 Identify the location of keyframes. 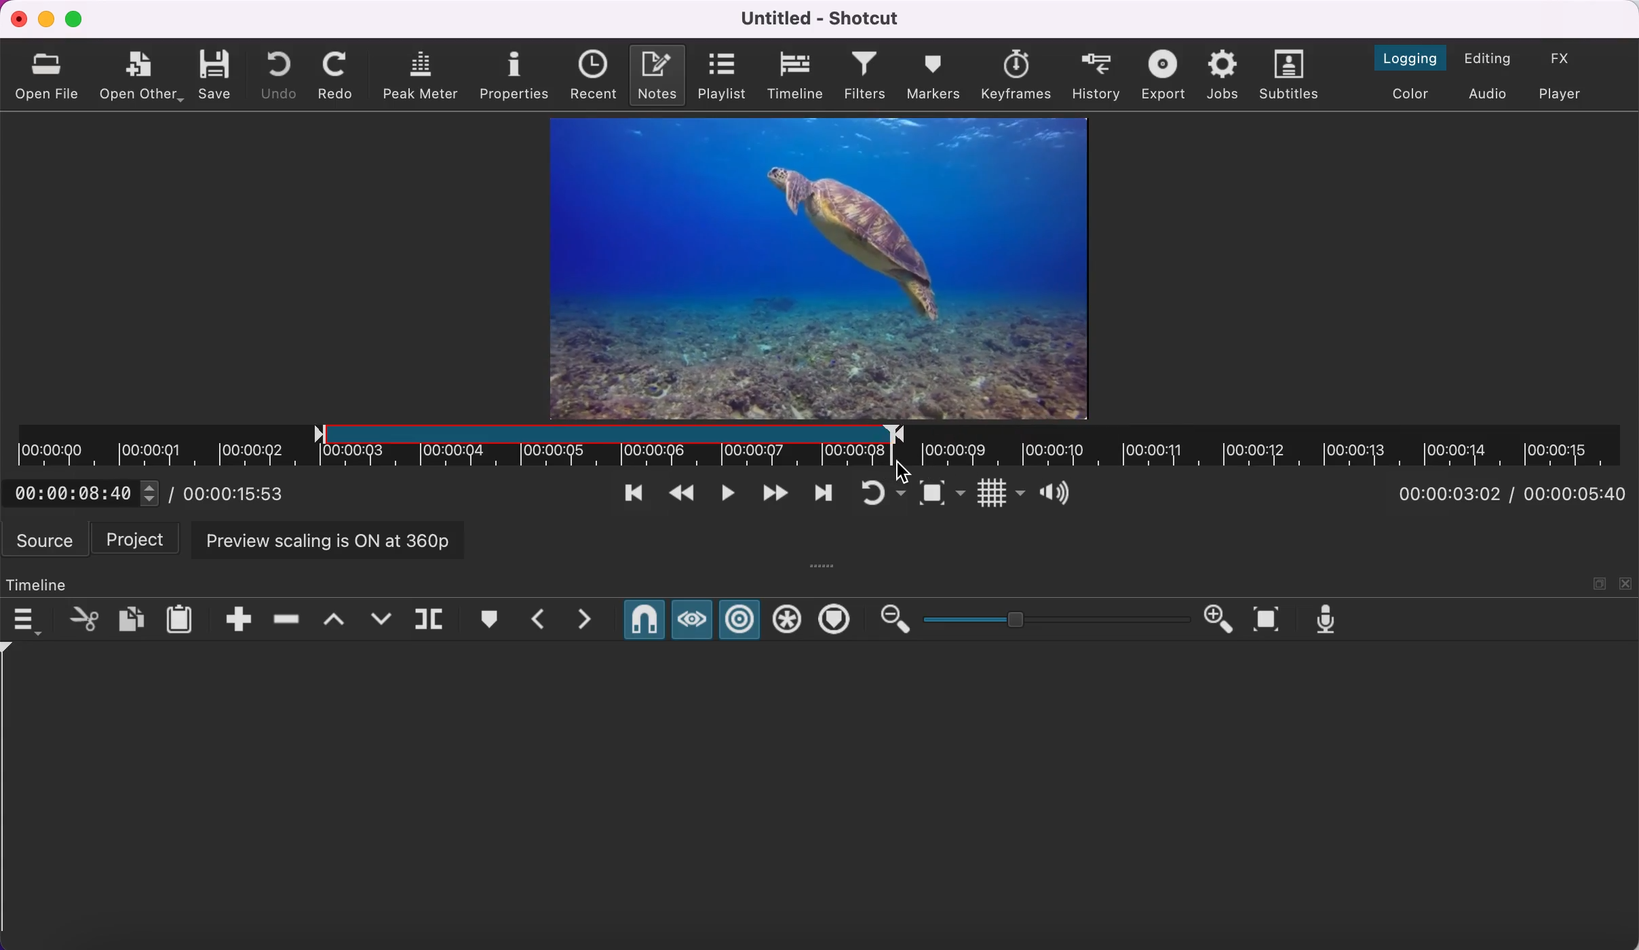
(1018, 74).